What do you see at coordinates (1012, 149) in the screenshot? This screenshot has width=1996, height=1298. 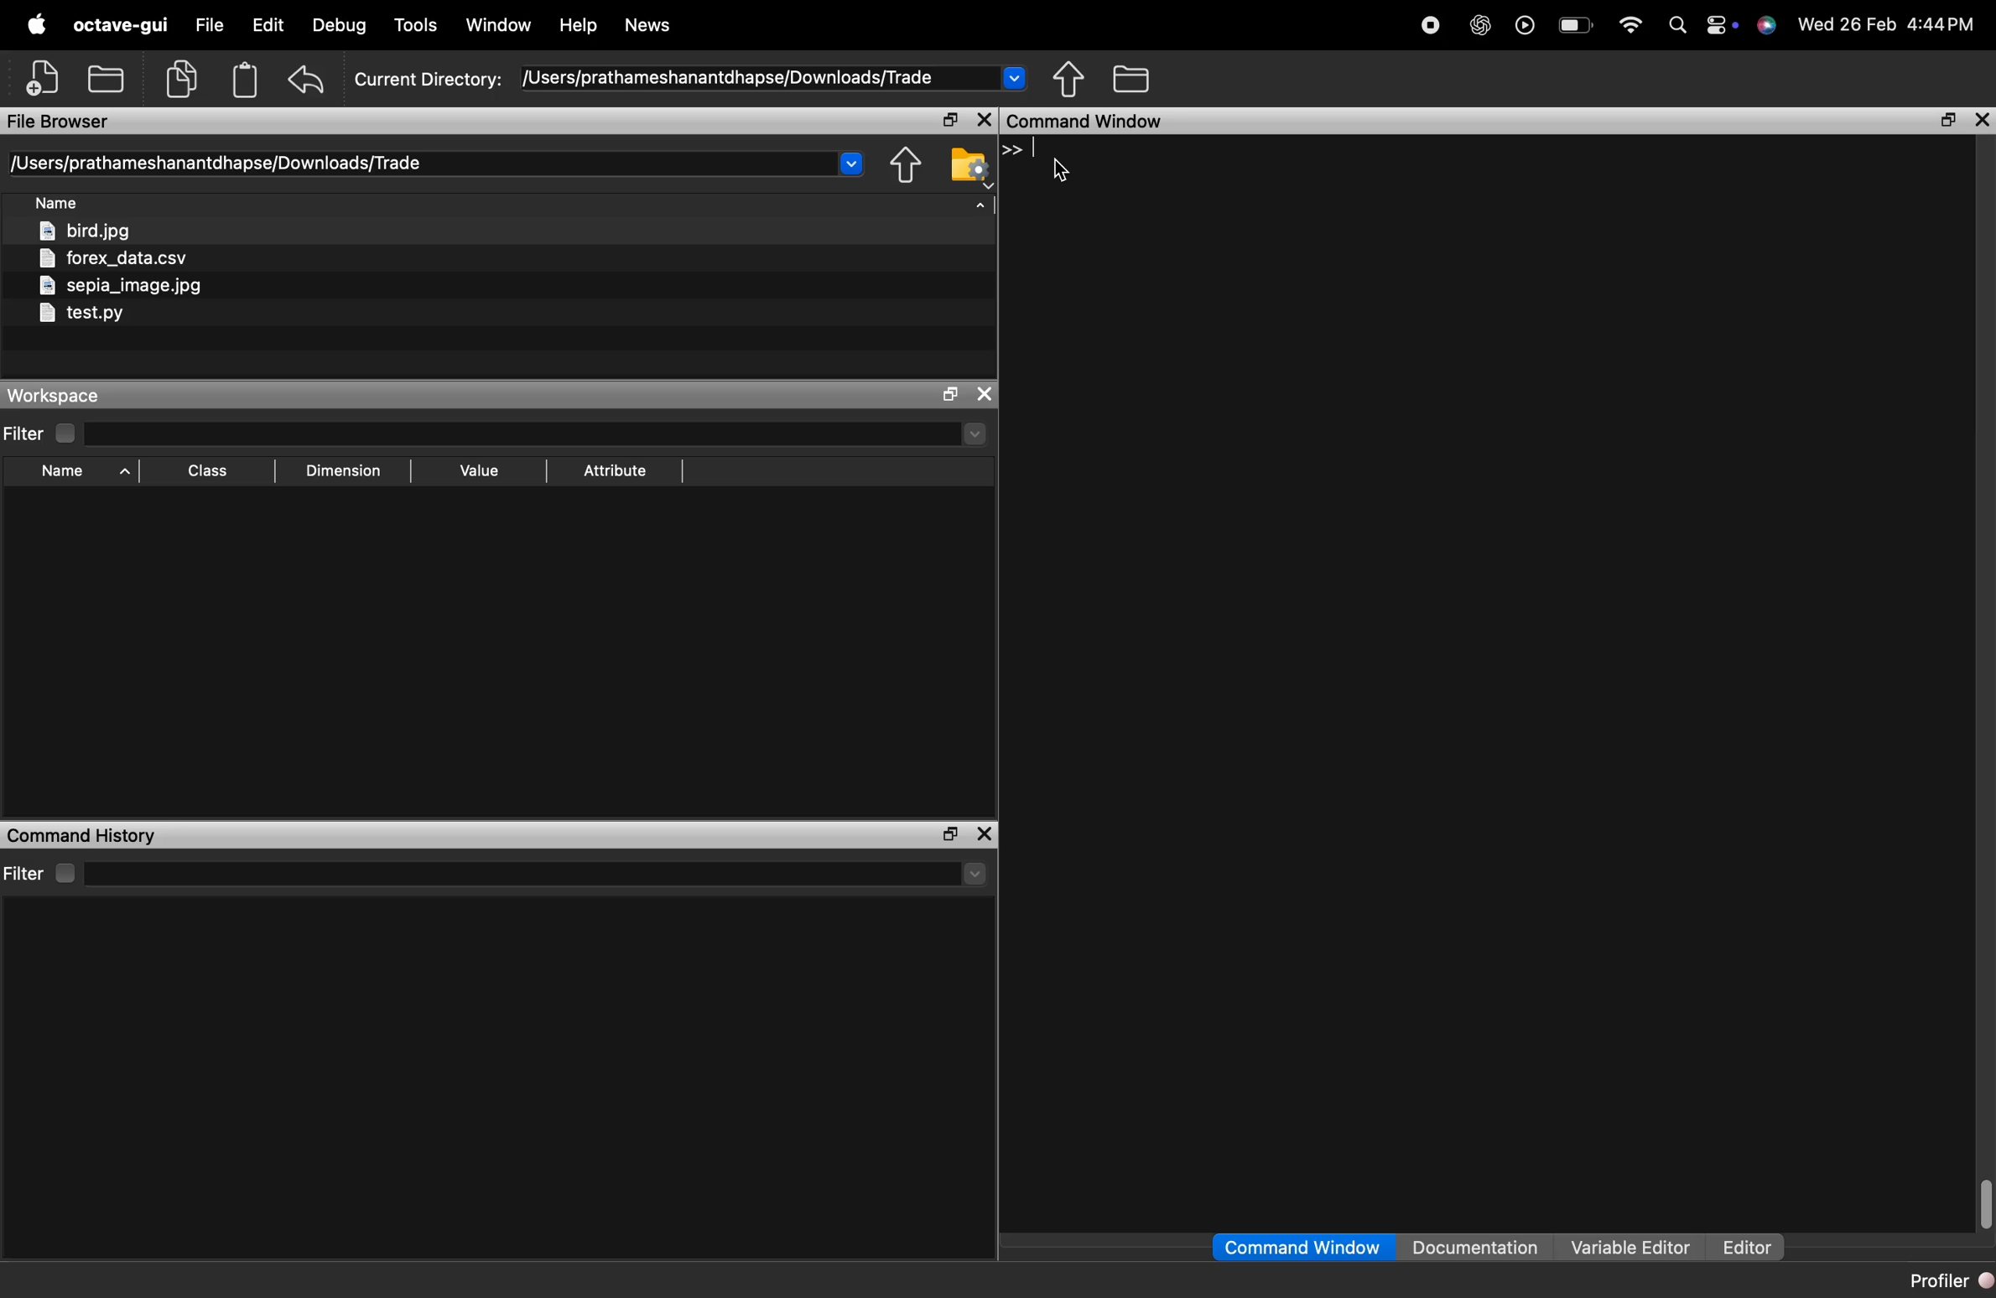 I see `>>` at bounding box center [1012, 149].